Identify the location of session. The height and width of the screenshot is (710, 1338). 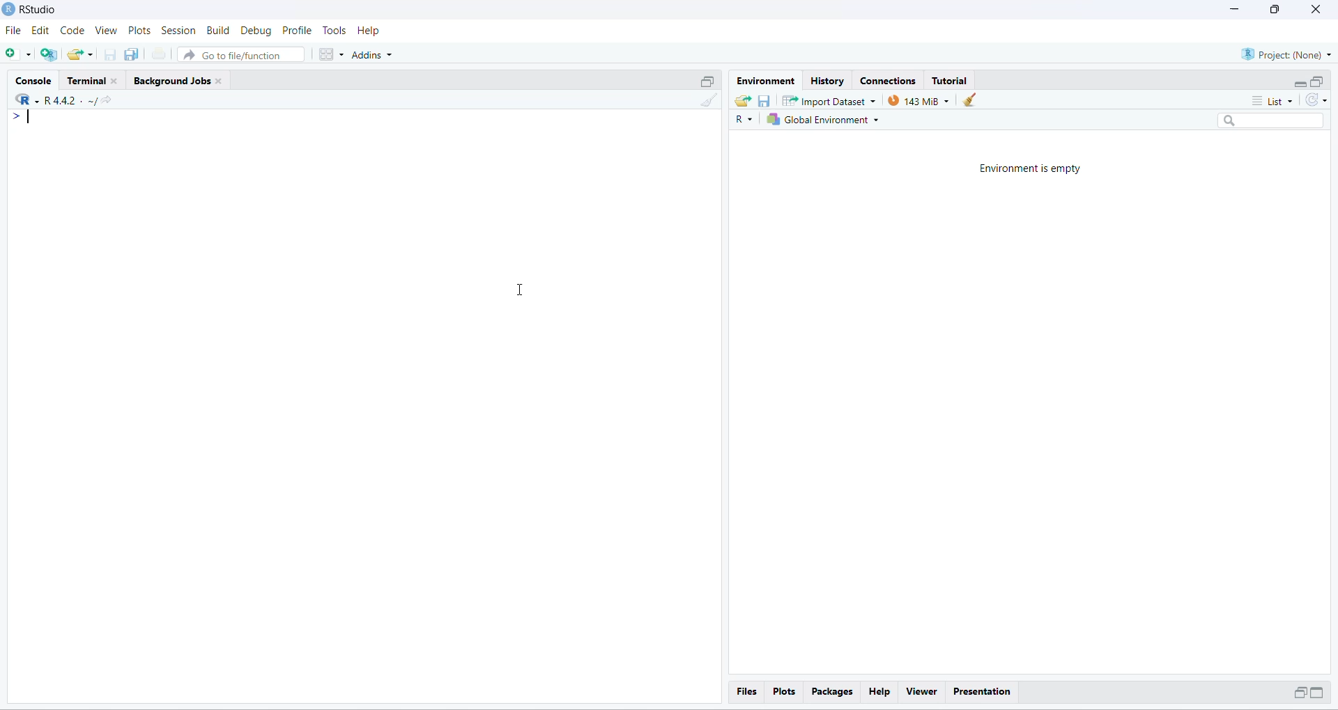
(179, 31).